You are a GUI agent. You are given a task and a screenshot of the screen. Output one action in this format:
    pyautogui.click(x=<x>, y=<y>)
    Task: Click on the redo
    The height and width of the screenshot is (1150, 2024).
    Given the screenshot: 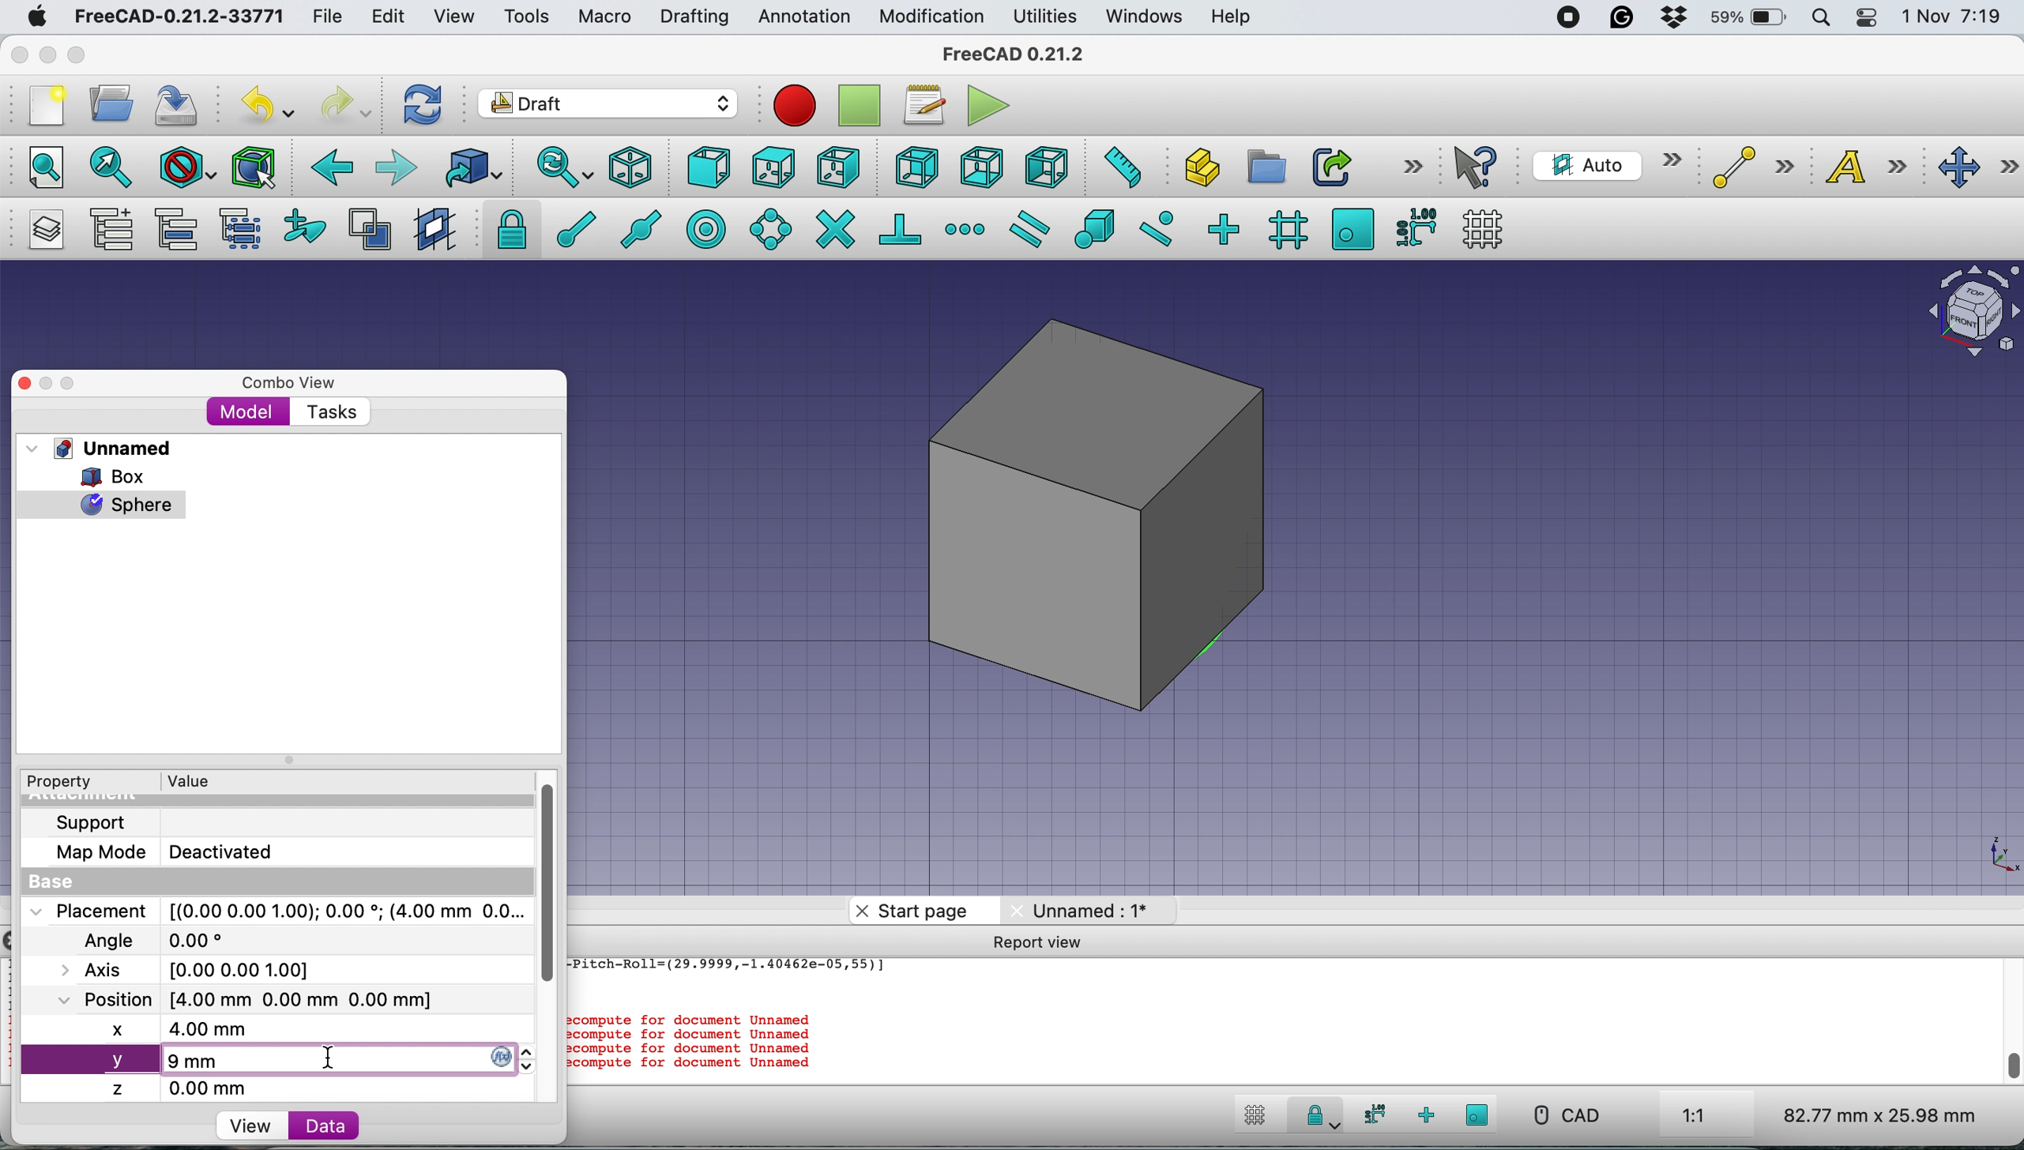 What is the action you would take?
    pyautogui.click(x=347, y=103)
    